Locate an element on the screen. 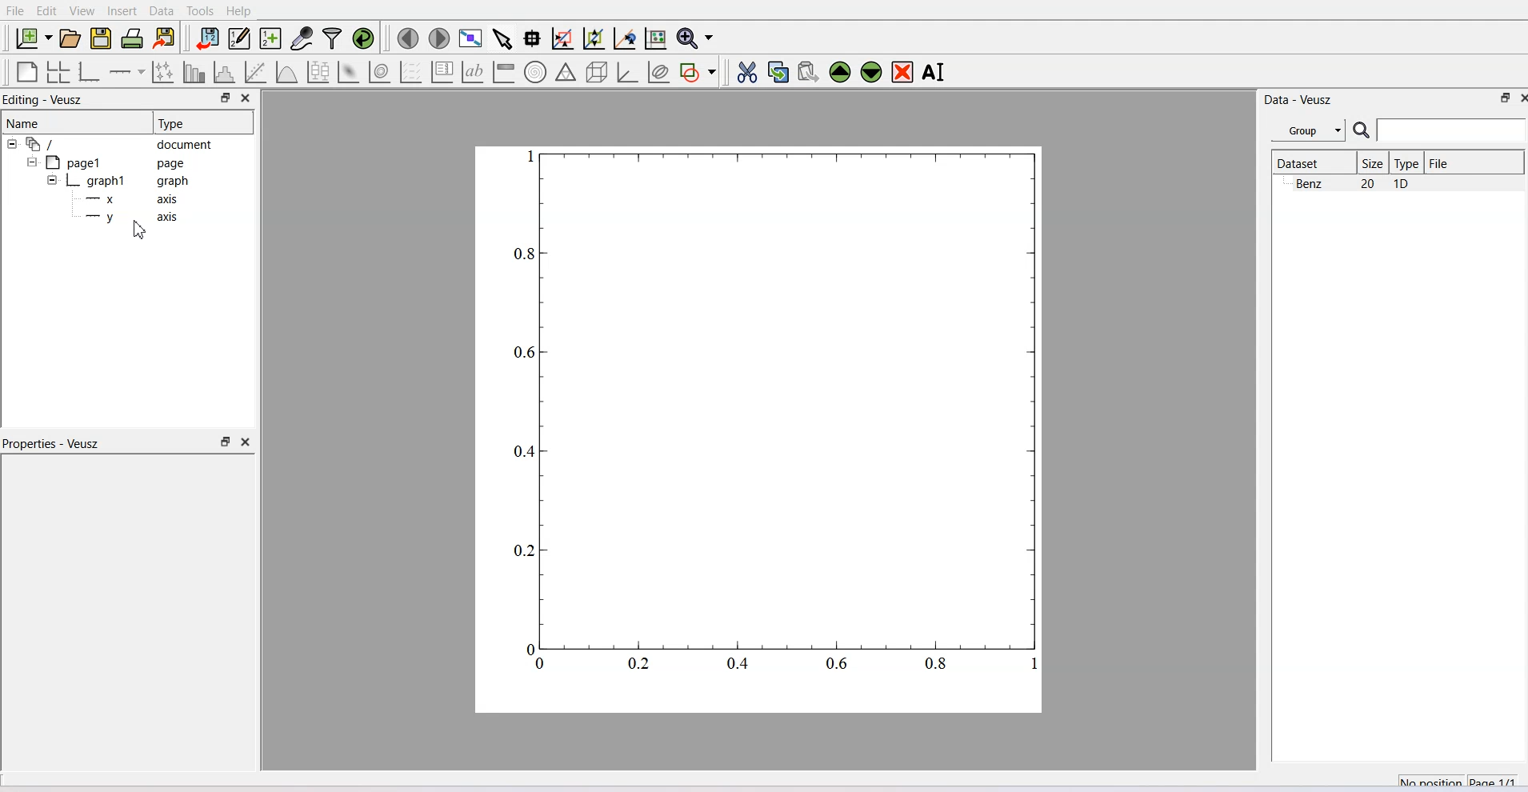 The image size is (1528, 792). Fit function to data is located at coordinates (255, 71).